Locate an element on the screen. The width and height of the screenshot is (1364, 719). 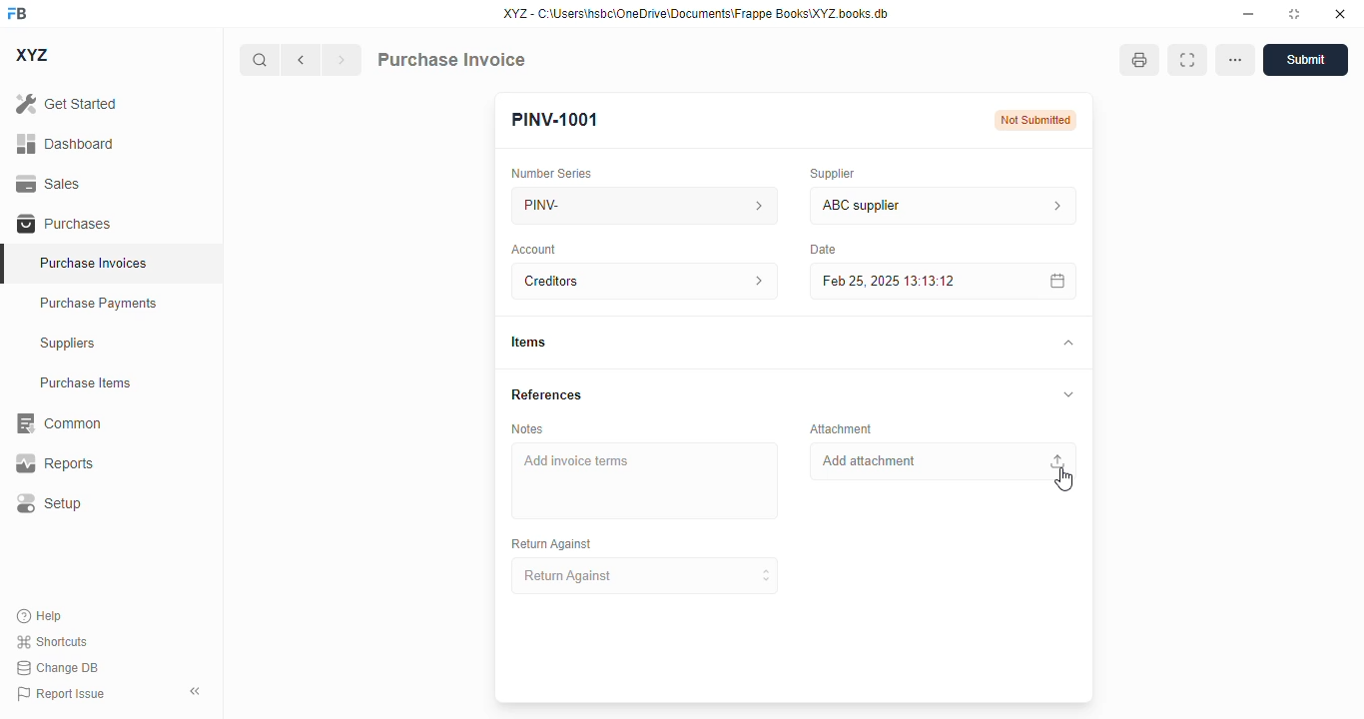
suppliers is located at coordinates (69, 344).